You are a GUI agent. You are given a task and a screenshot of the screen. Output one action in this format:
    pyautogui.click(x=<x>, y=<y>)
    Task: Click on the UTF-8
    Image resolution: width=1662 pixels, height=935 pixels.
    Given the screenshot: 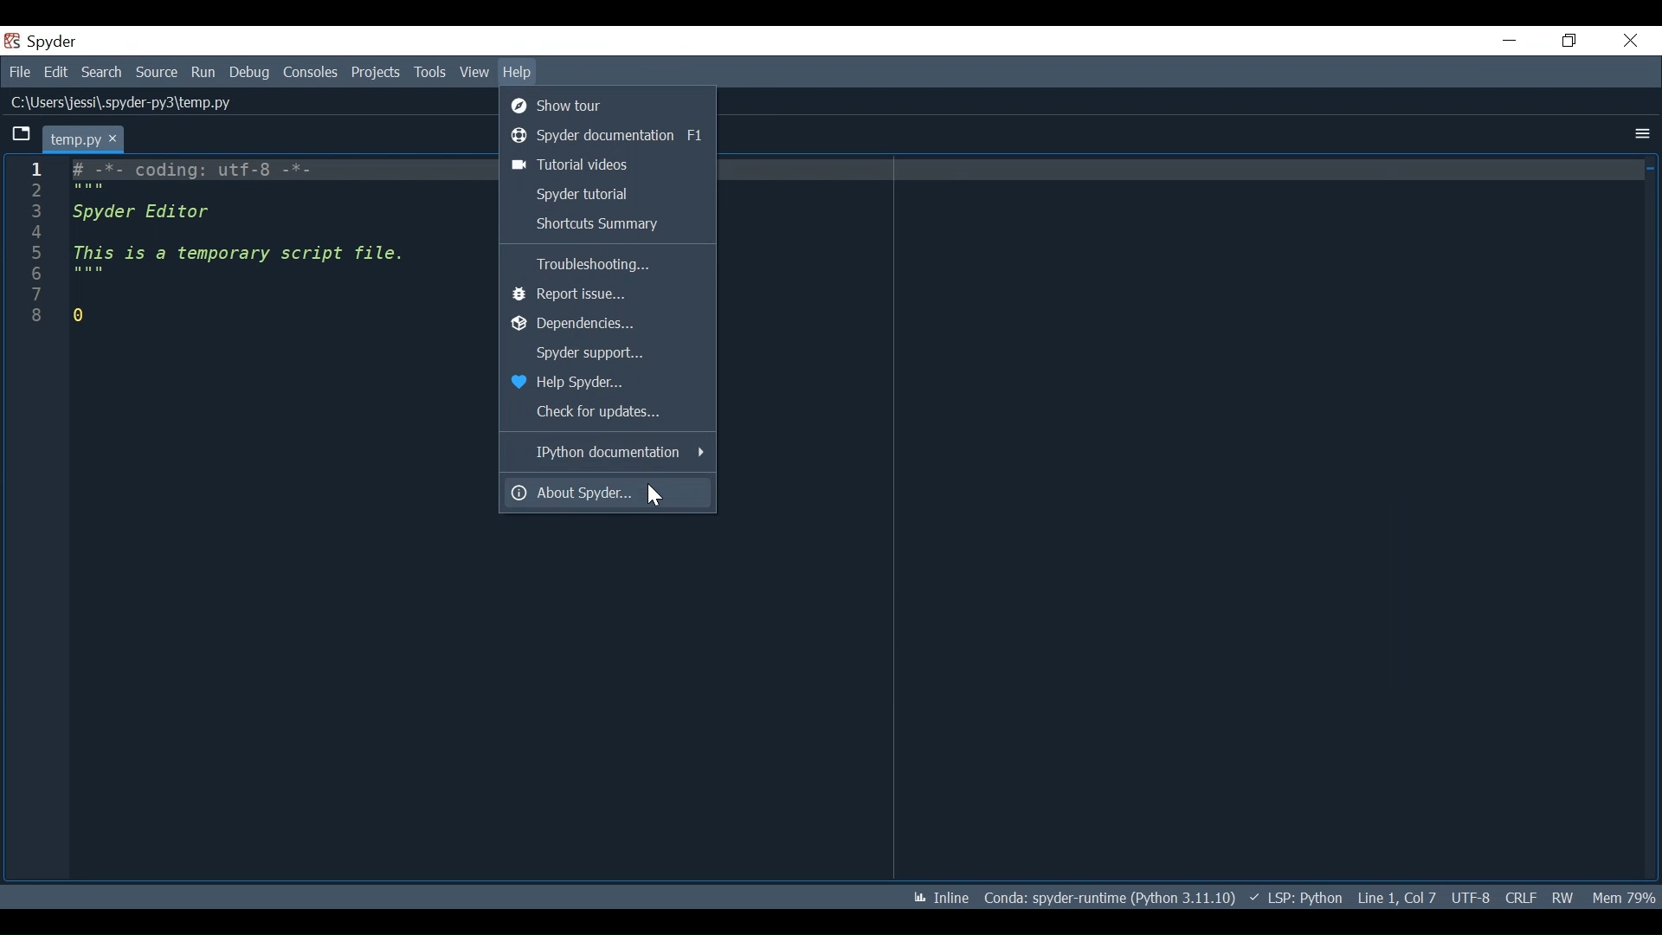 What is the action you would take?
    pyautogui.click(x=1473, y=896)
    